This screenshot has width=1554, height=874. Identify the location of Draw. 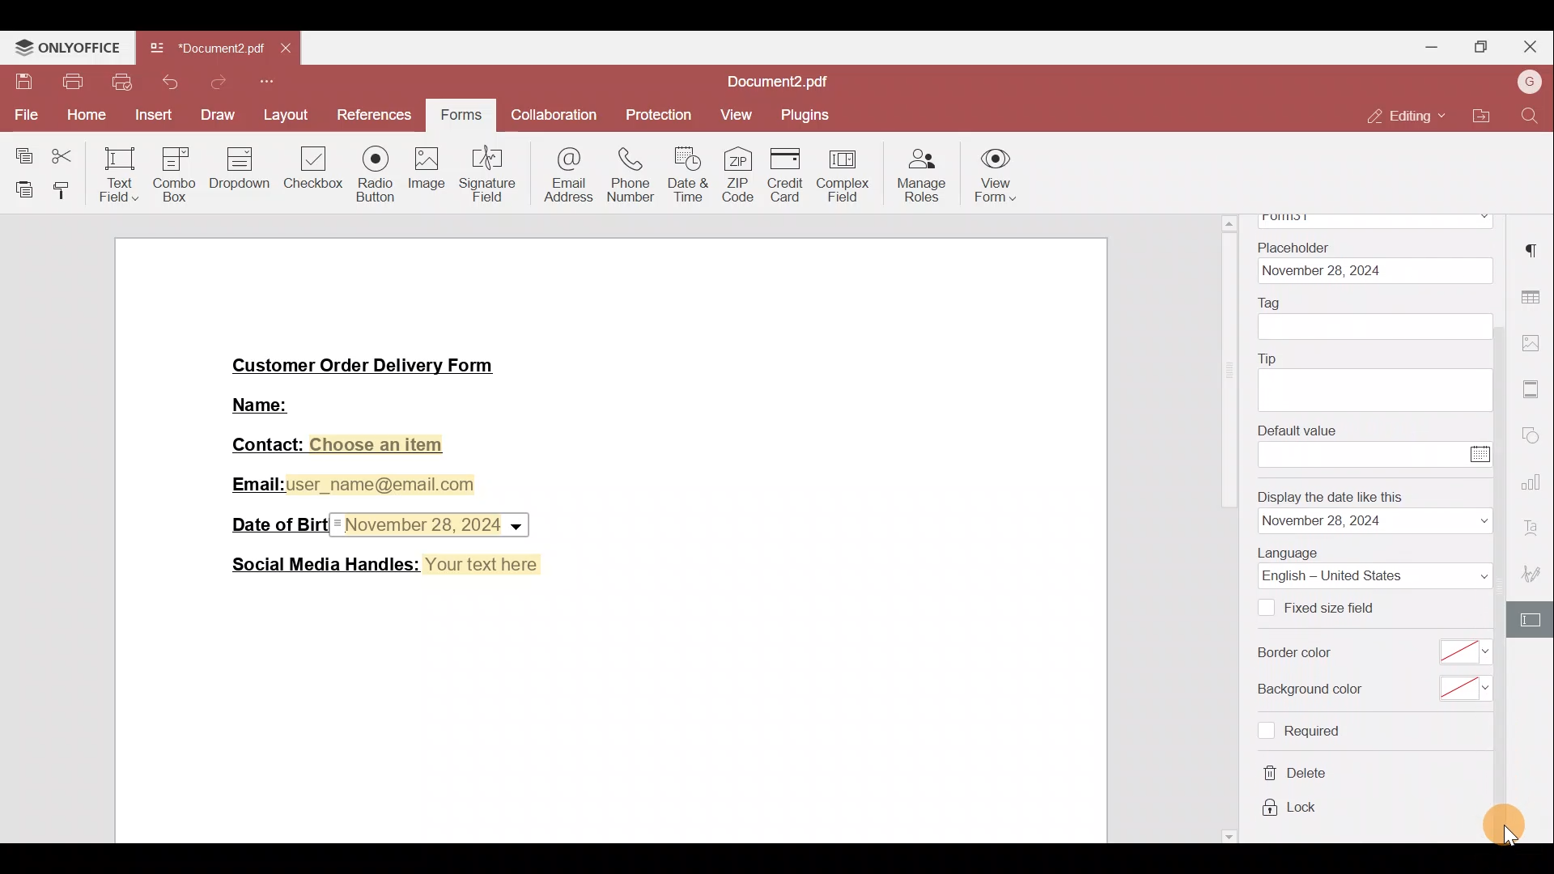
(216, 114).